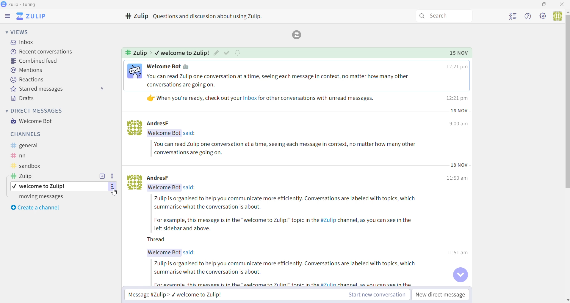 Image resolution: width=570 pixels, height=303 pixels. Describe the element at coordinates (134, 128) in the screenshot. I see `Image` at that location.